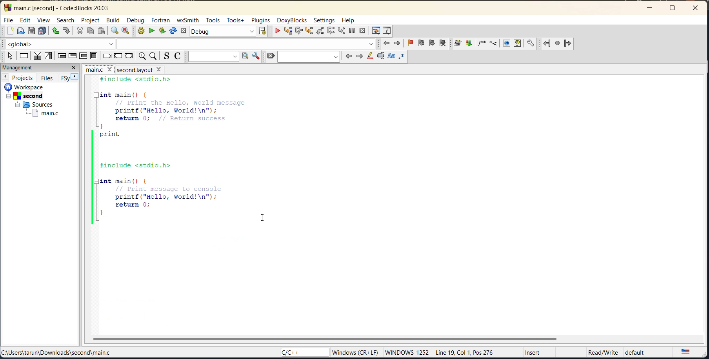 Image resolution: width=709 pixels, height=359 pixels. What do you see at coordinates (62, 56) in the screenshot?
I see `entry condition loop` at bounding box center [62, 56].